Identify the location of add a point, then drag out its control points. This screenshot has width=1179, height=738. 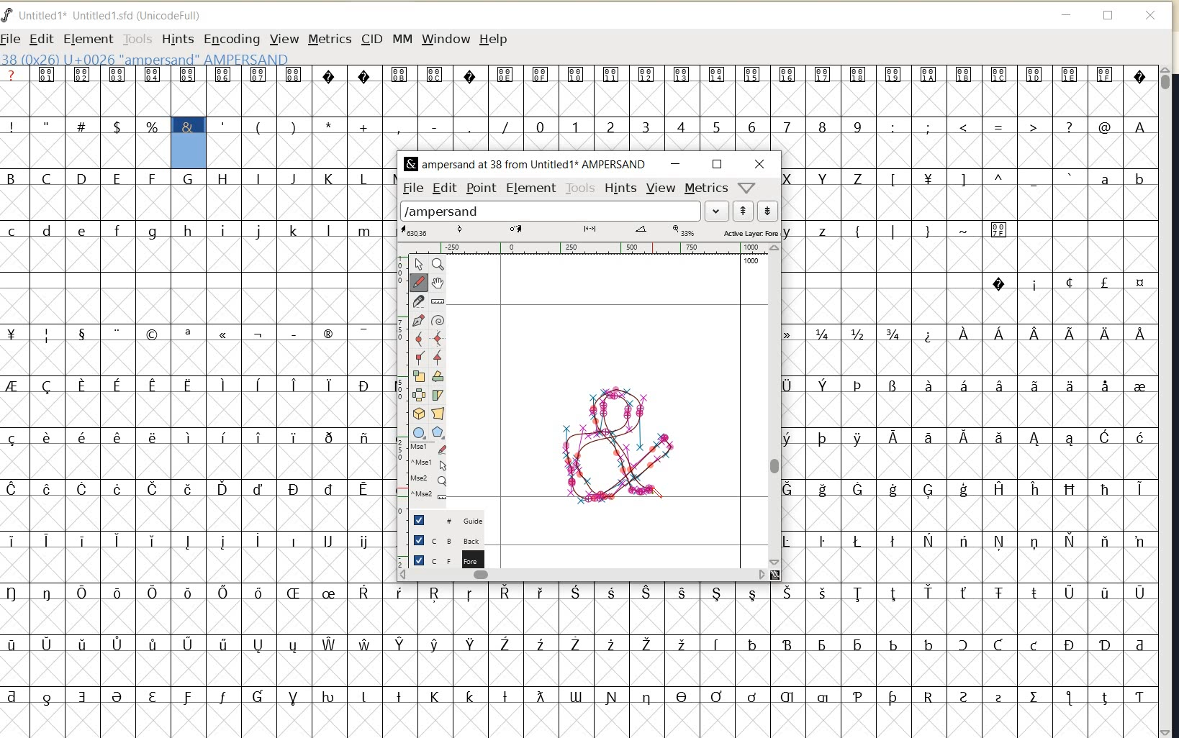
(417, 320).